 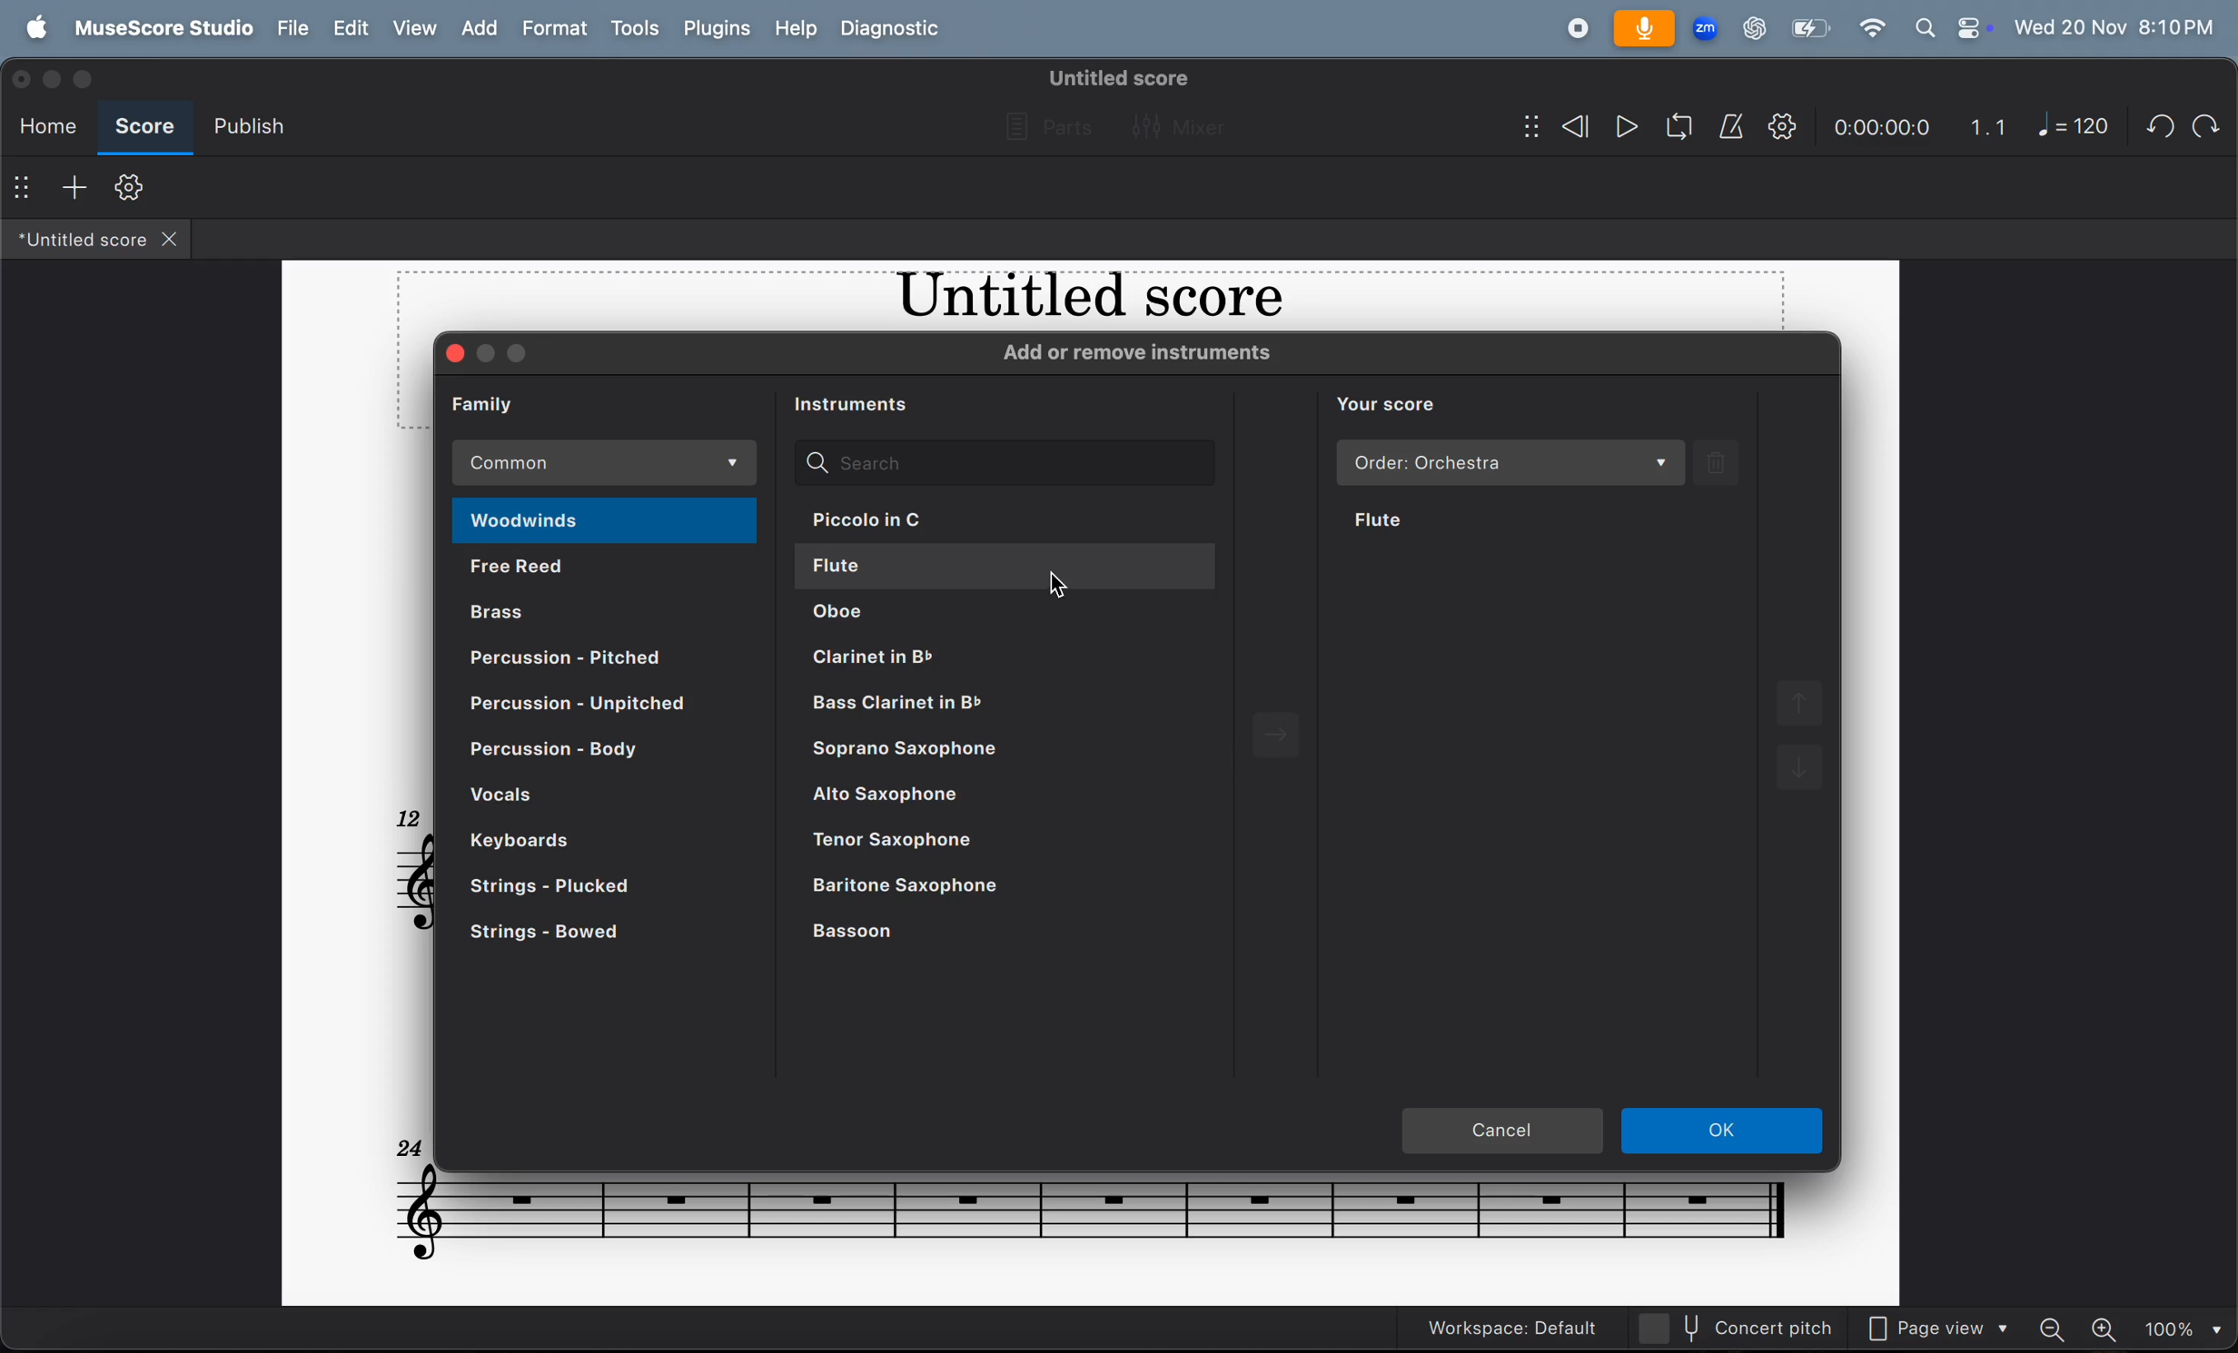 What do you see at coordinates (1083, 1214) in the screenshot?
I see `notes` at bounding box center [1083, 1214].